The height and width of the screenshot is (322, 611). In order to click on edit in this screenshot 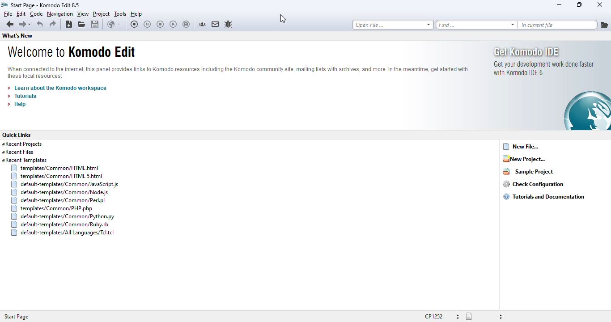, I will do `click(21, 13)`.